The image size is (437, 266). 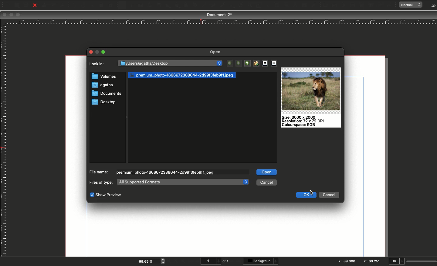 What do you see at coordinates (303, 6) in the screenshot?
I see `Copy item properties` at bounding box center [303, 6].